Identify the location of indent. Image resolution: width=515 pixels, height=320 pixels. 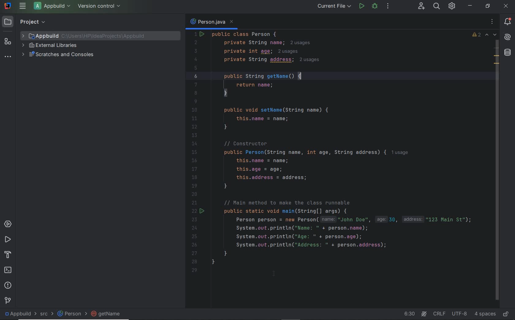
(485, 314).